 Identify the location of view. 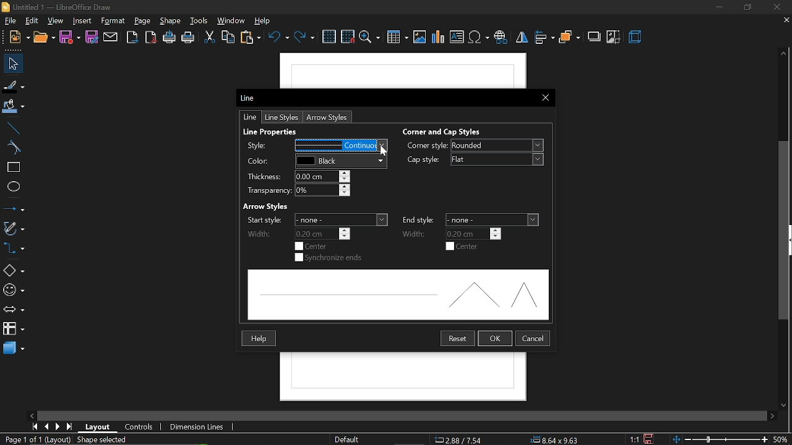
(54, 21).